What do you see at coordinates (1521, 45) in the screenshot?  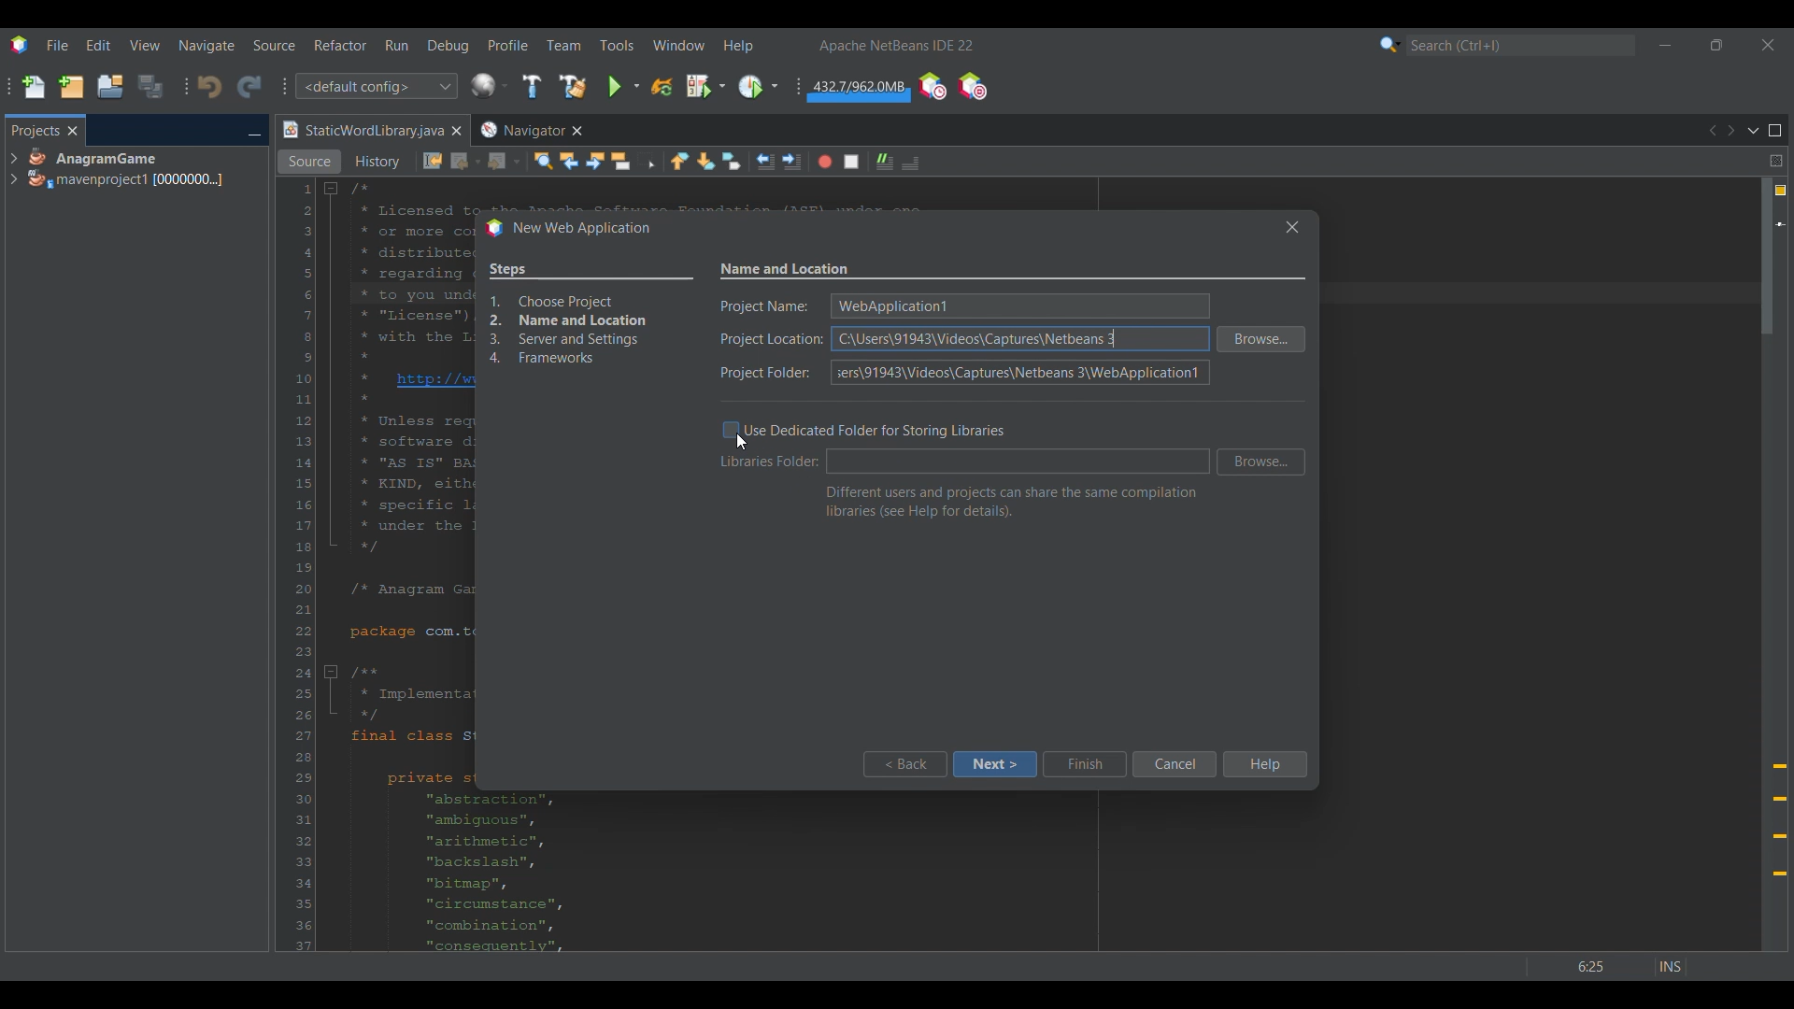 I see `Search box` at bounding box center [1521, 45].